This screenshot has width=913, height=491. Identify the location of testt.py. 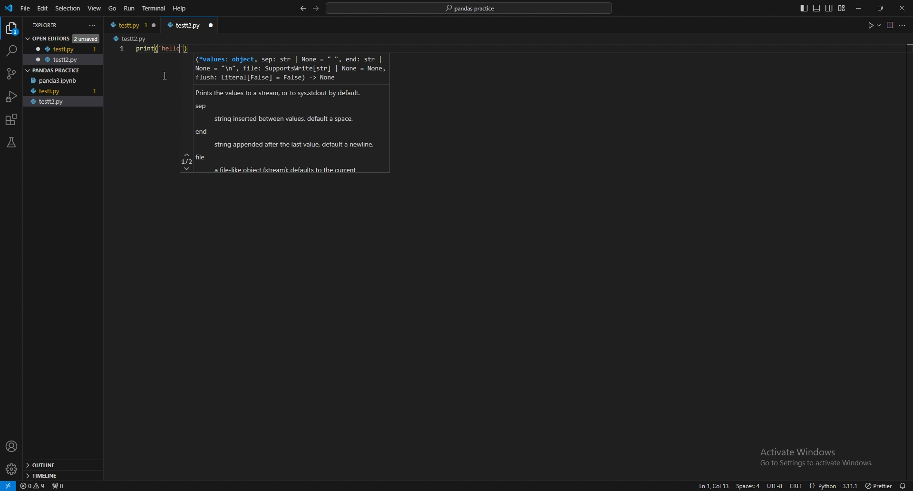
(58, 49).